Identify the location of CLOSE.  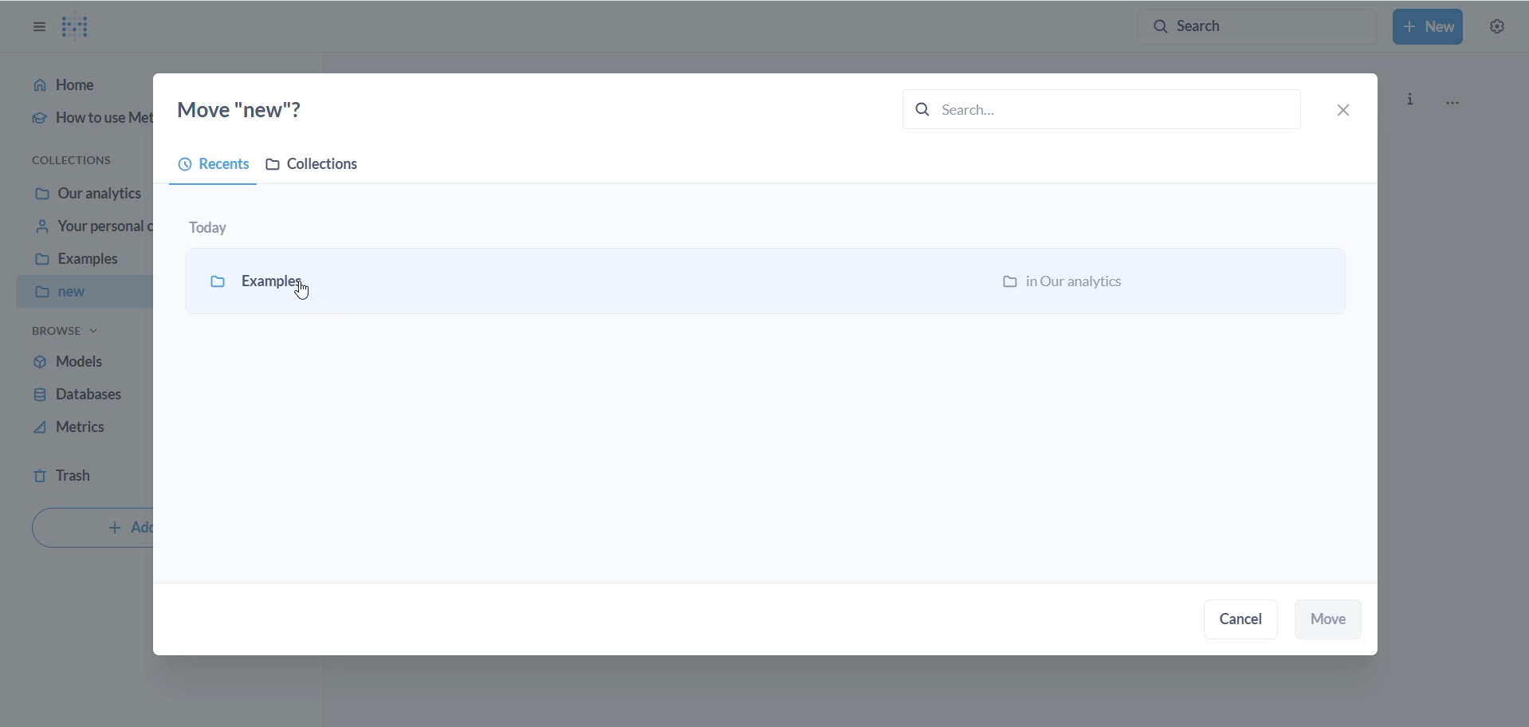
(1348, 109).